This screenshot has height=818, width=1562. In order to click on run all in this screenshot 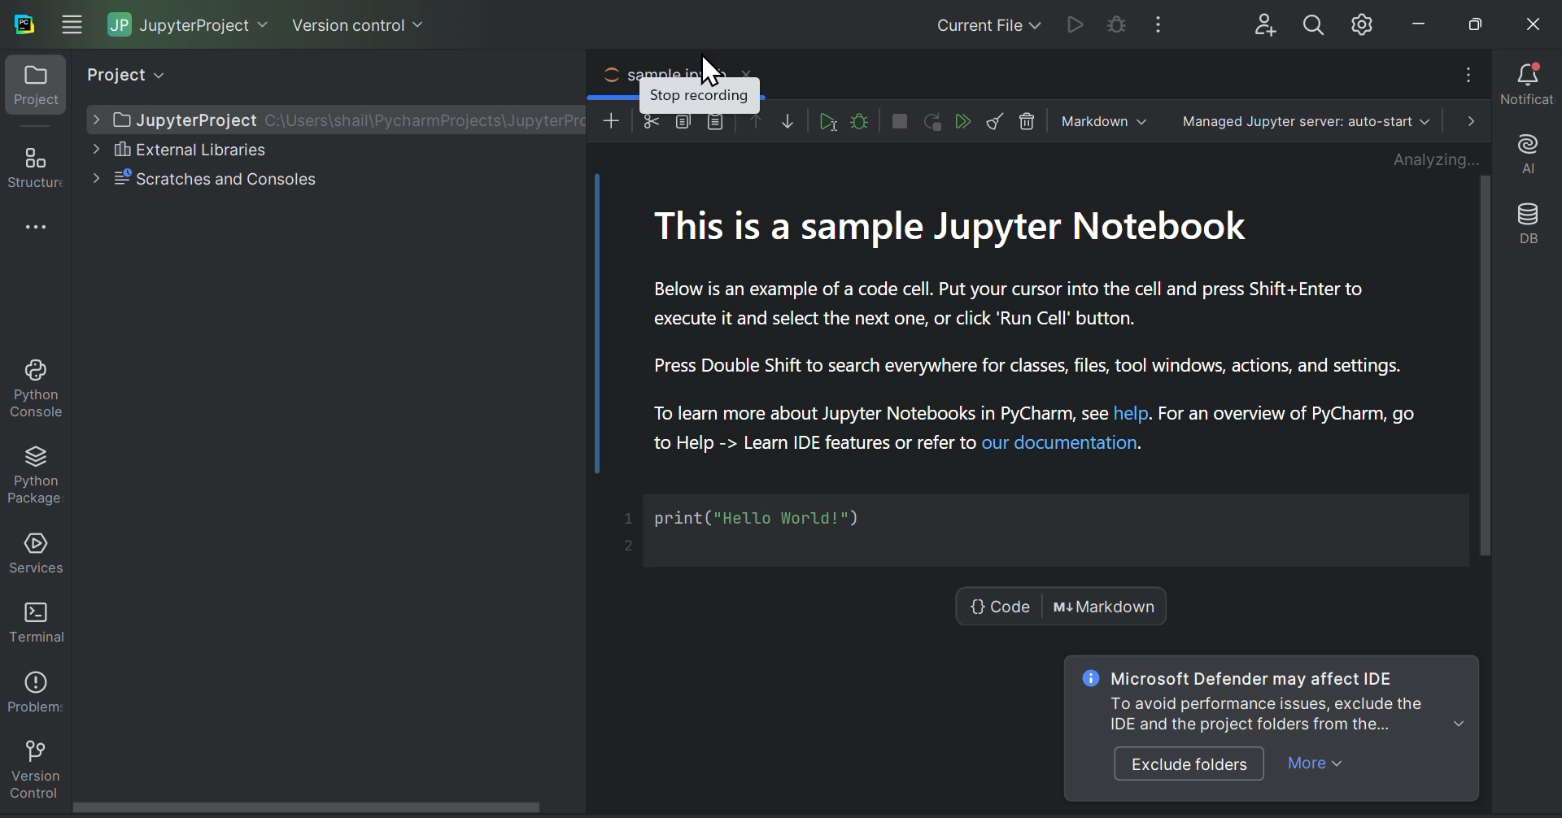, I will do `click(962, 121)`.